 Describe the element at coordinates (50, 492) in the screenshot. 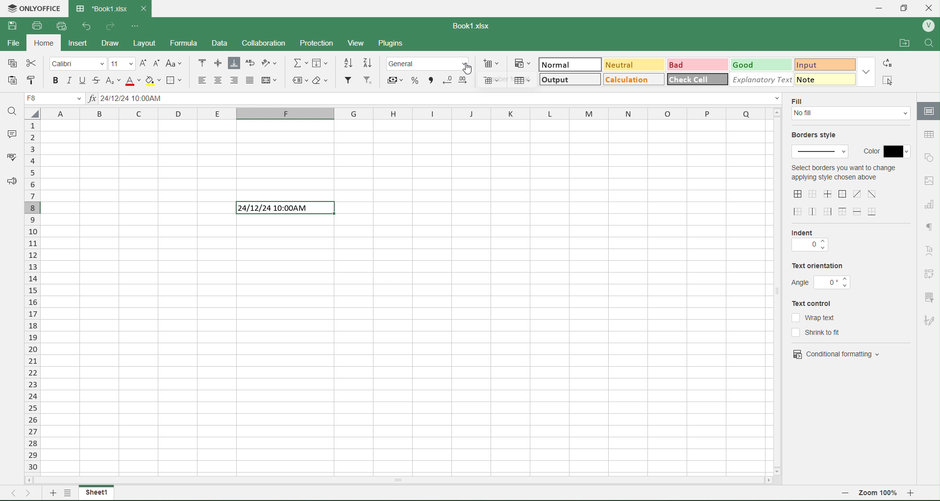

I see `Add` at that location.